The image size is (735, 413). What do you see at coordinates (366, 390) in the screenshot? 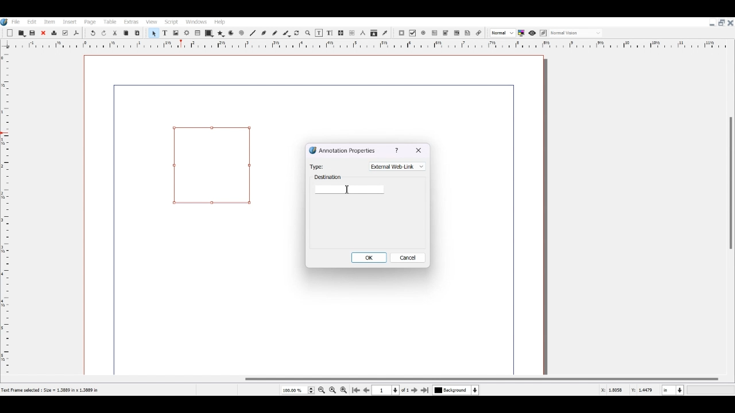
I see `Go to Previous page` at bounding box center [366, 390].